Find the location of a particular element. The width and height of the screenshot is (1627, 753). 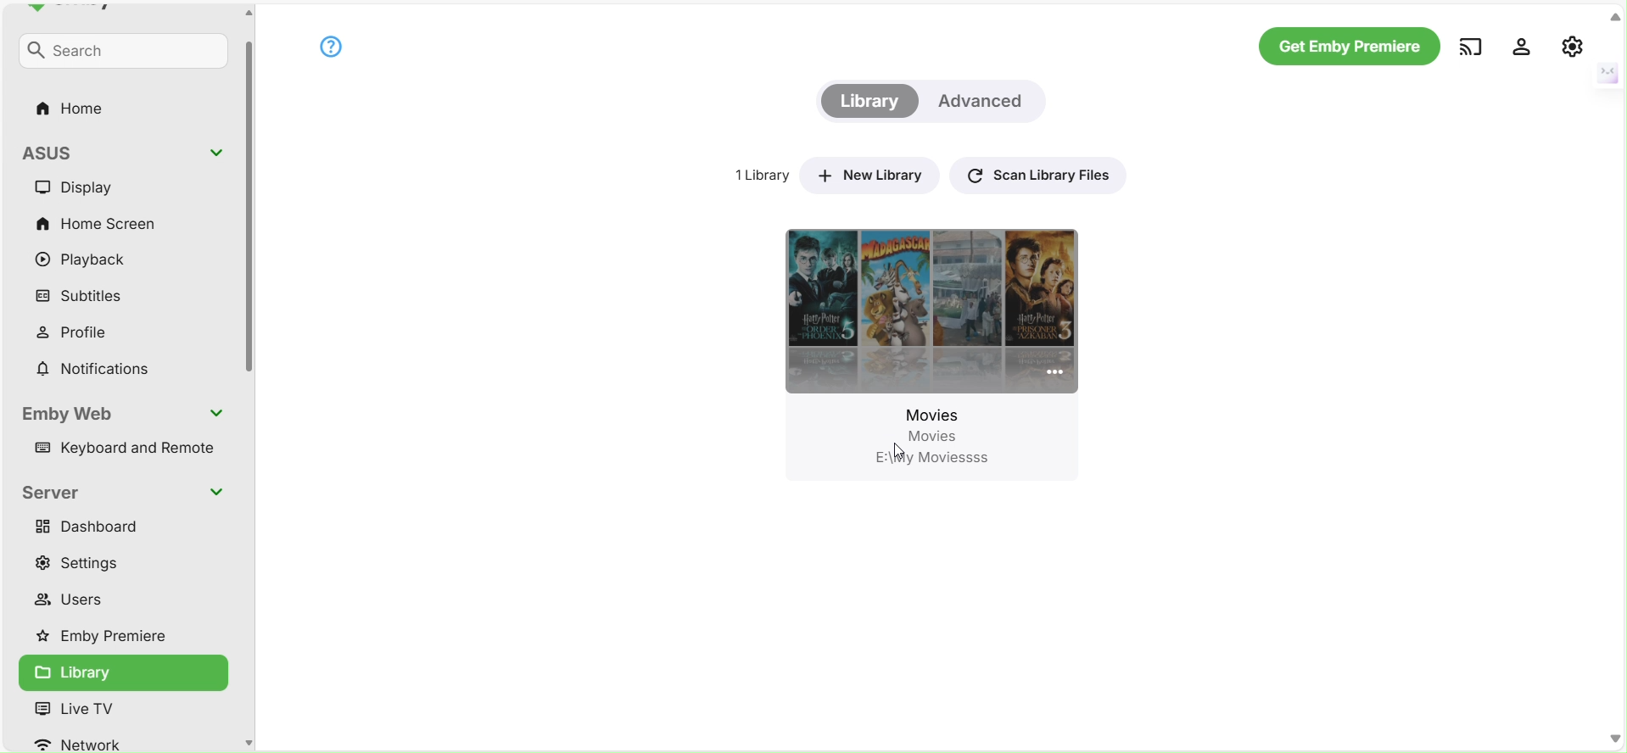

Playback is located at coordinates (90, 257).